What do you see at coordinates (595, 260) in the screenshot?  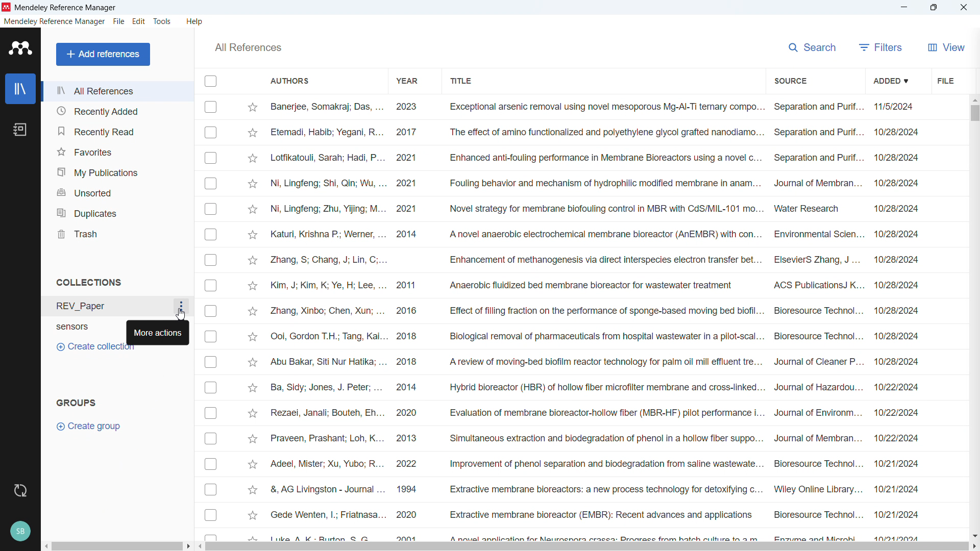 I see `Zhang, S; Chang, J; Lin, C;... Enhancement of methanogenesis via direct interspecies electron transfer bet... ElsevierS Zhang, J ... 10/28/2024` at bounding box center [595, 260].